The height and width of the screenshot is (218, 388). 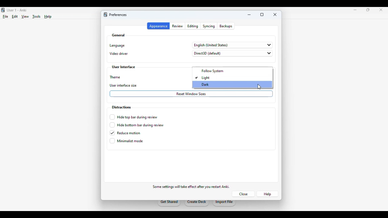 I want to click on hide bottom bar during review, so click(x=136, y=125).